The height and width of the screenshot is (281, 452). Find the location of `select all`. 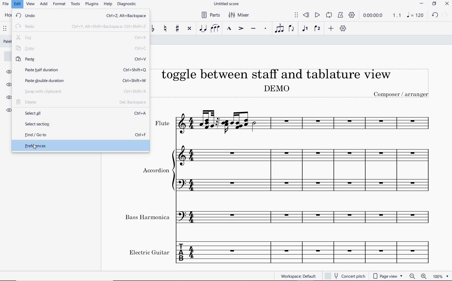

select all is located at coordinates (80, 113).